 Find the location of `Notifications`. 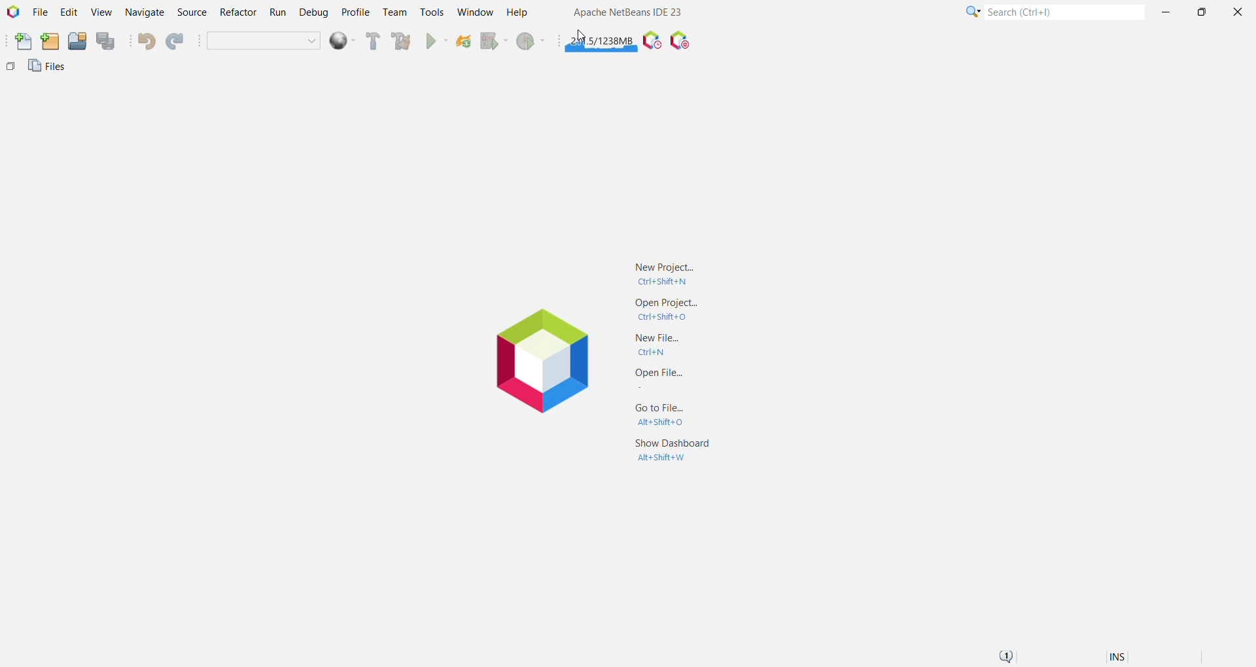

Notifications is located at coordinates (1005, 657).